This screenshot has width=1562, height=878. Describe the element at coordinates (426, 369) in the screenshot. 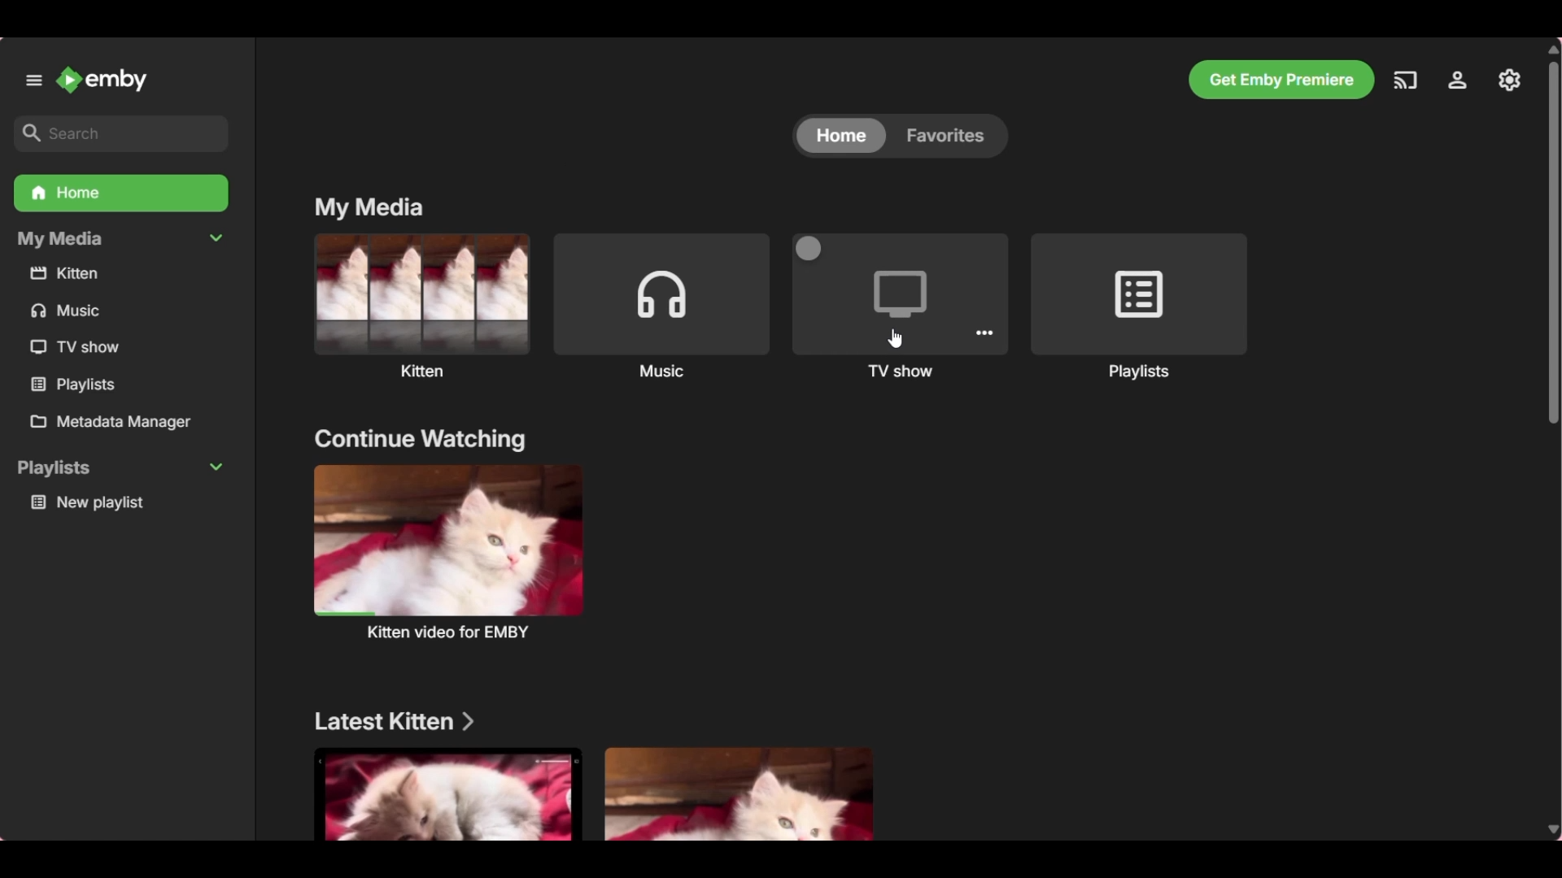

I see `text` at that location.